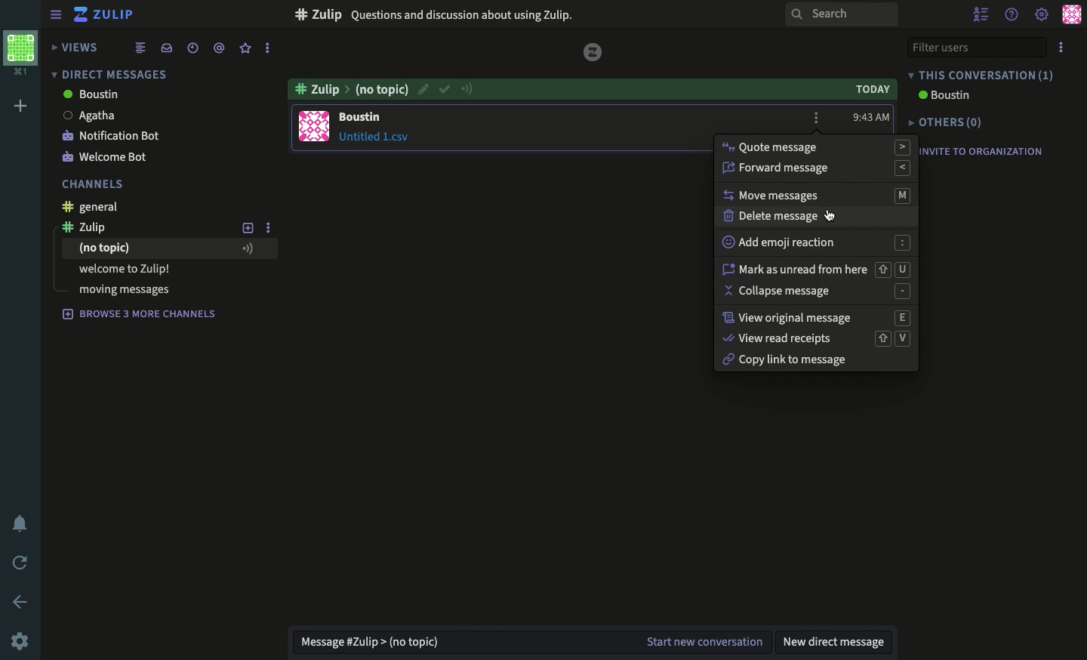 This screenshot has width=1087, height=660. What do you see at coordinates (836, 638) in the screenshot?
I see `new direct message ` at bounding box center [836, 638].